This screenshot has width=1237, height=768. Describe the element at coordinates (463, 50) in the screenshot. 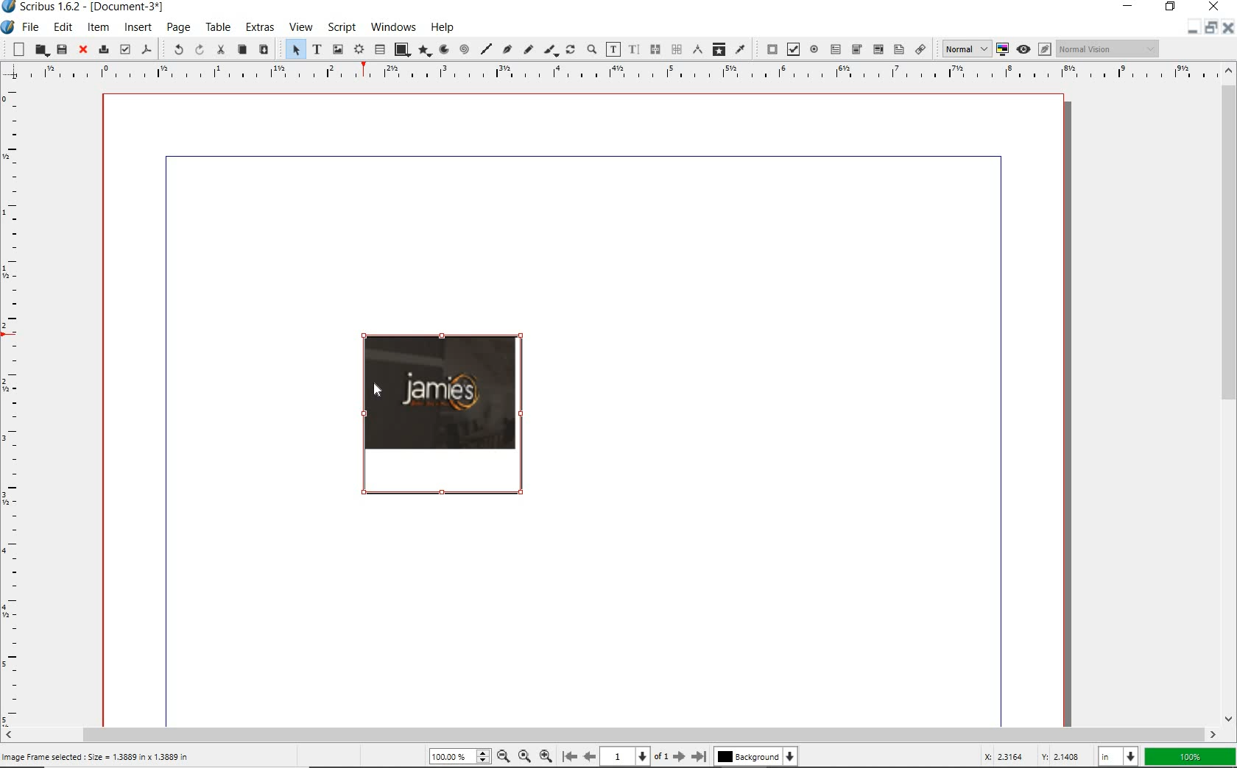

I see `spiral` at that location.